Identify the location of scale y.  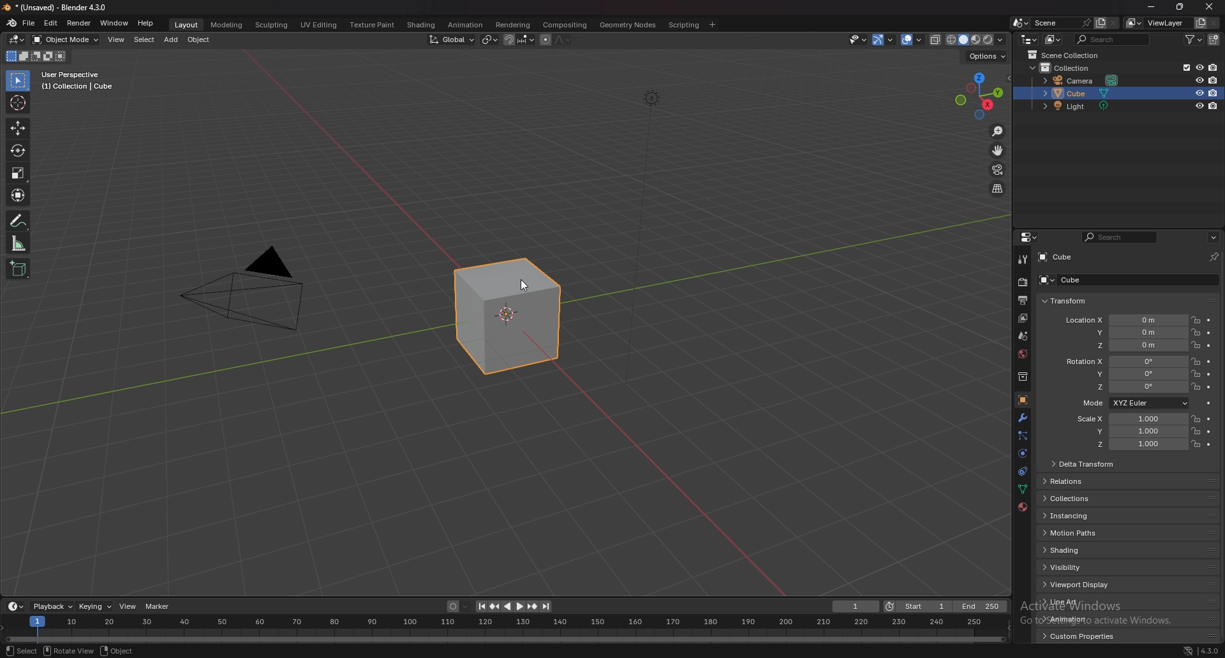
(1129, 432).